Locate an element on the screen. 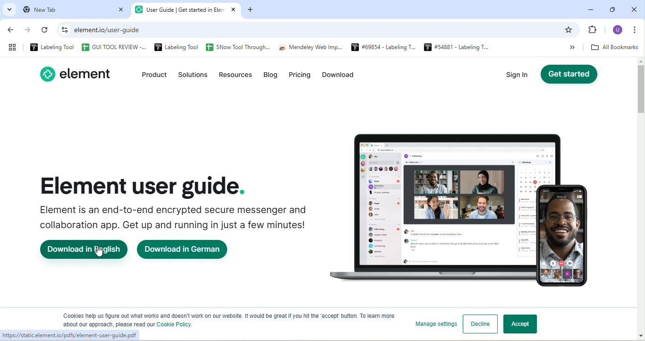 Image resolution: width=645 pixels, height=341 pixels. Mendeley Web Imp... is located at coordinates (311, 48).